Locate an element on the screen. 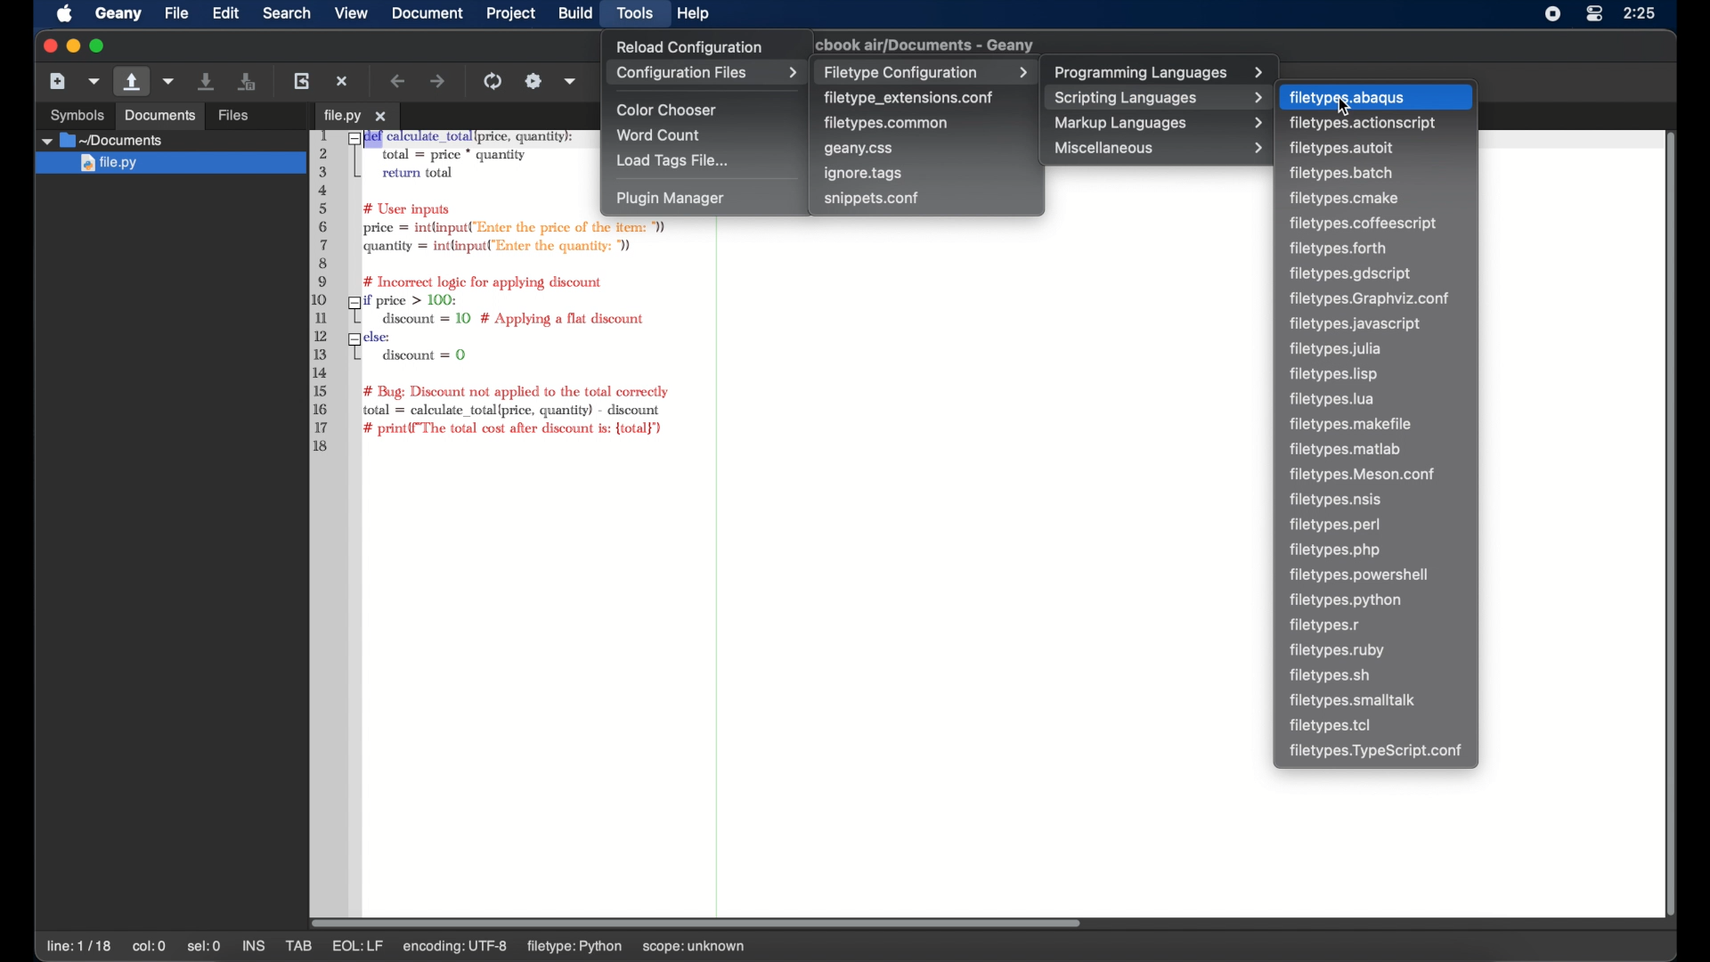 This screenshot has width=1710, height=962. build the current file is located at coordinates (533, 81).